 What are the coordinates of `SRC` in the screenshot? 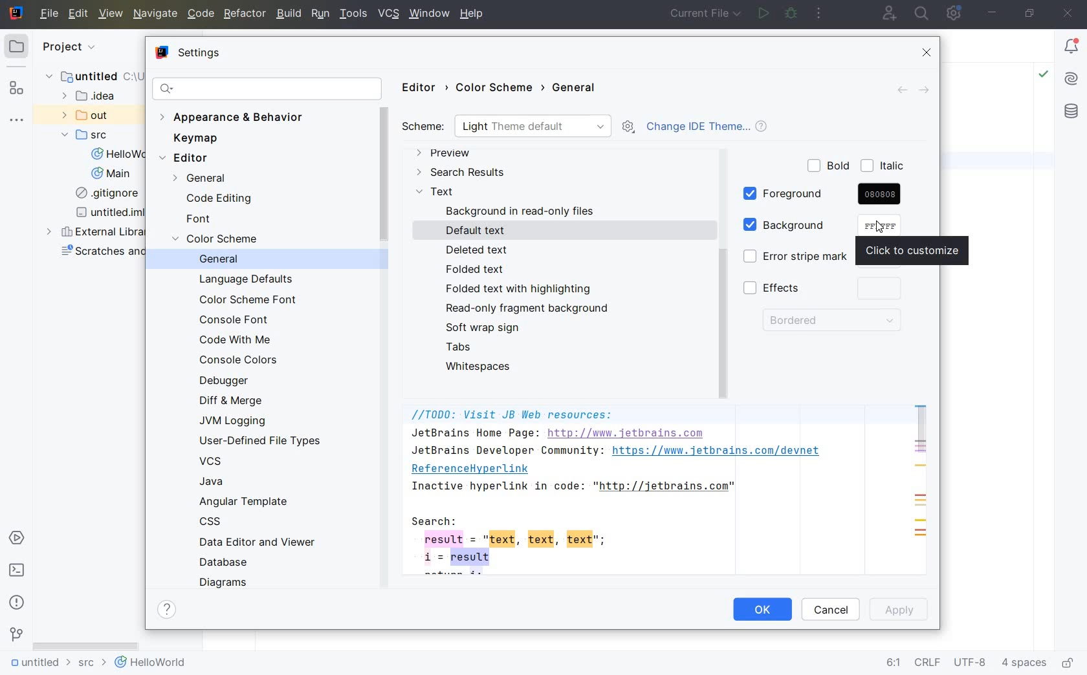 It's located at (86, 135).